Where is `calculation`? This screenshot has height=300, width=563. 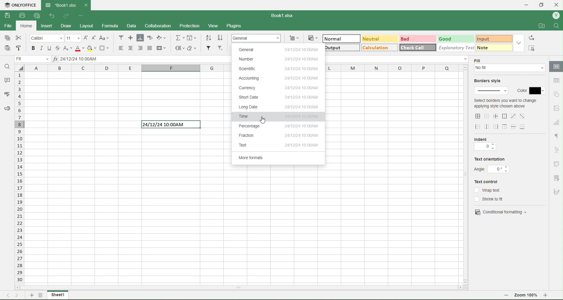
calculation is located at coordinates (376, 49).